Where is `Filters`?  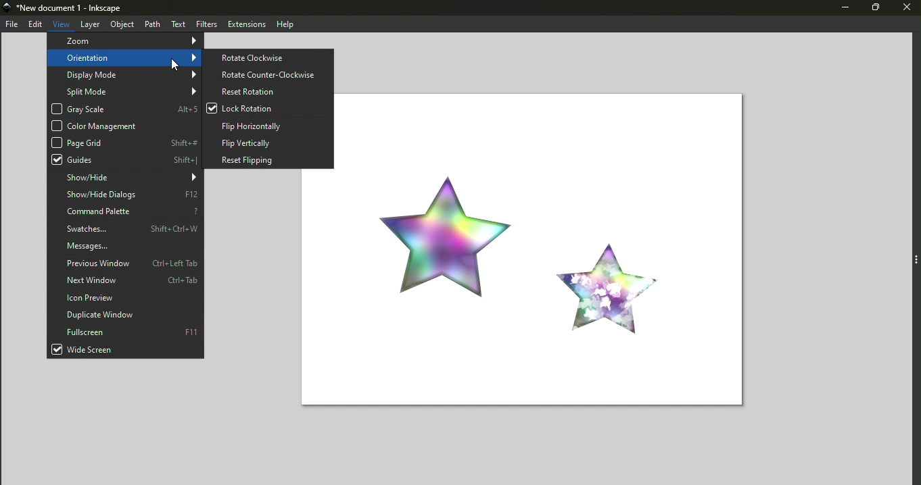
Filters is located at coordinates (204, 24).